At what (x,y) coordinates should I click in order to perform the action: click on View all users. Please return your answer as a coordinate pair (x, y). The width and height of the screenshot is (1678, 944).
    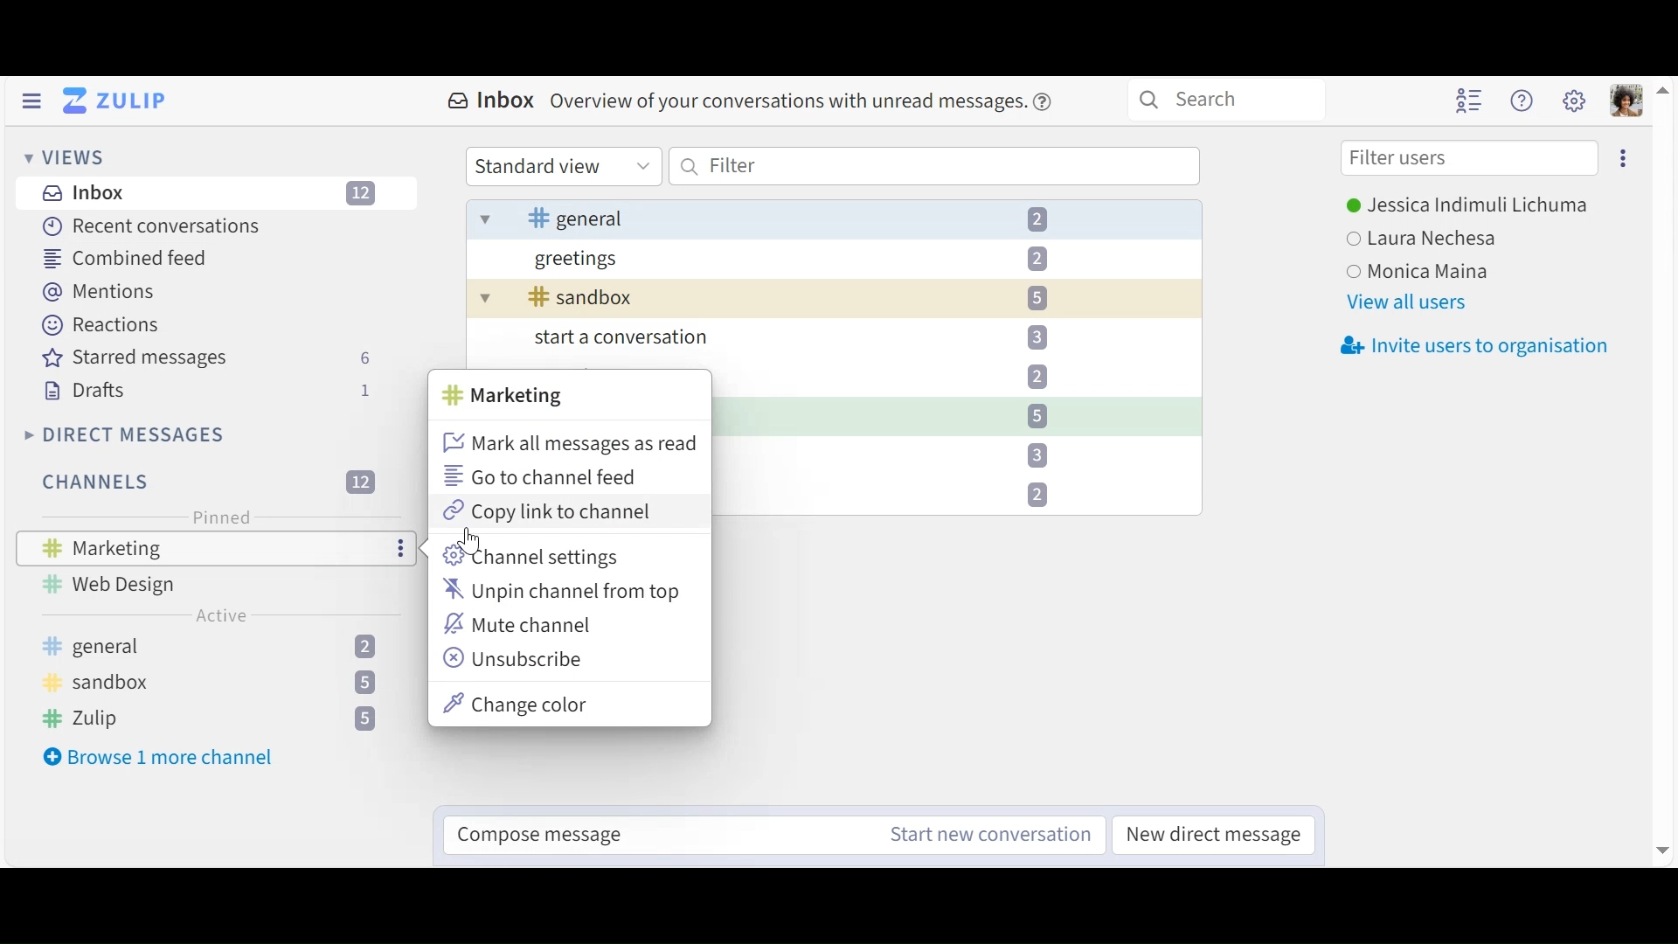
    Looking at the image, I should click on (1407, 302).